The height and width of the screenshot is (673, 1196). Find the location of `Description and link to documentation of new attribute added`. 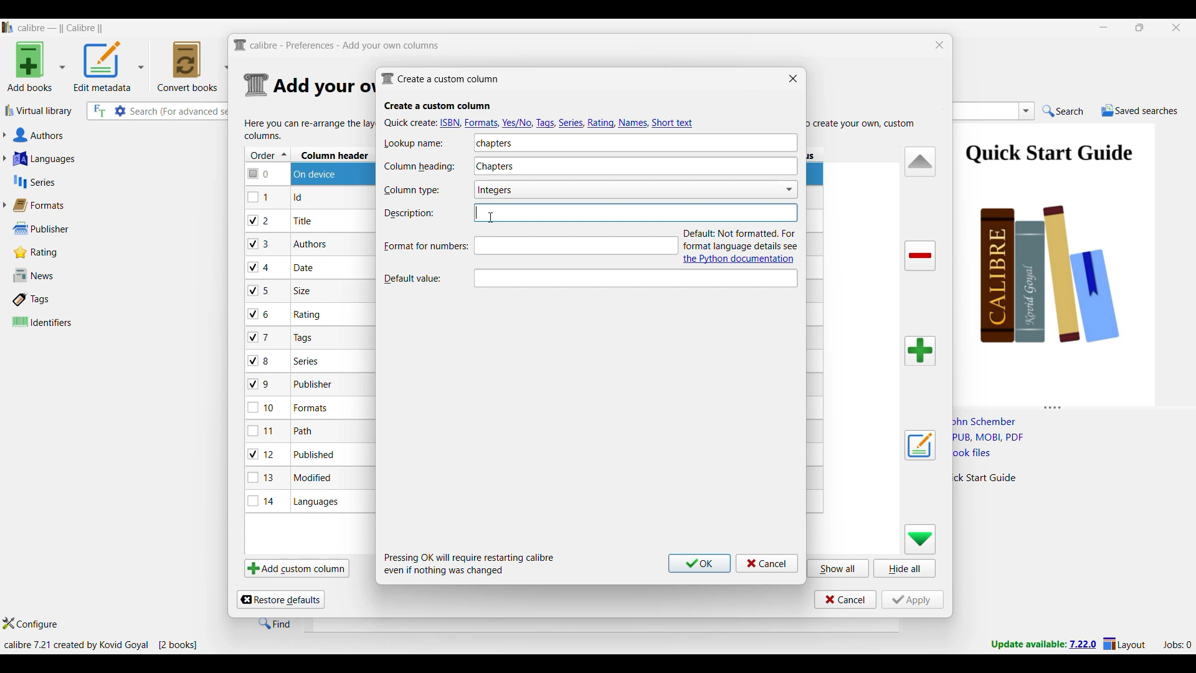

Description and link to documentation of new attribute added is located at coordinates (743, 246).